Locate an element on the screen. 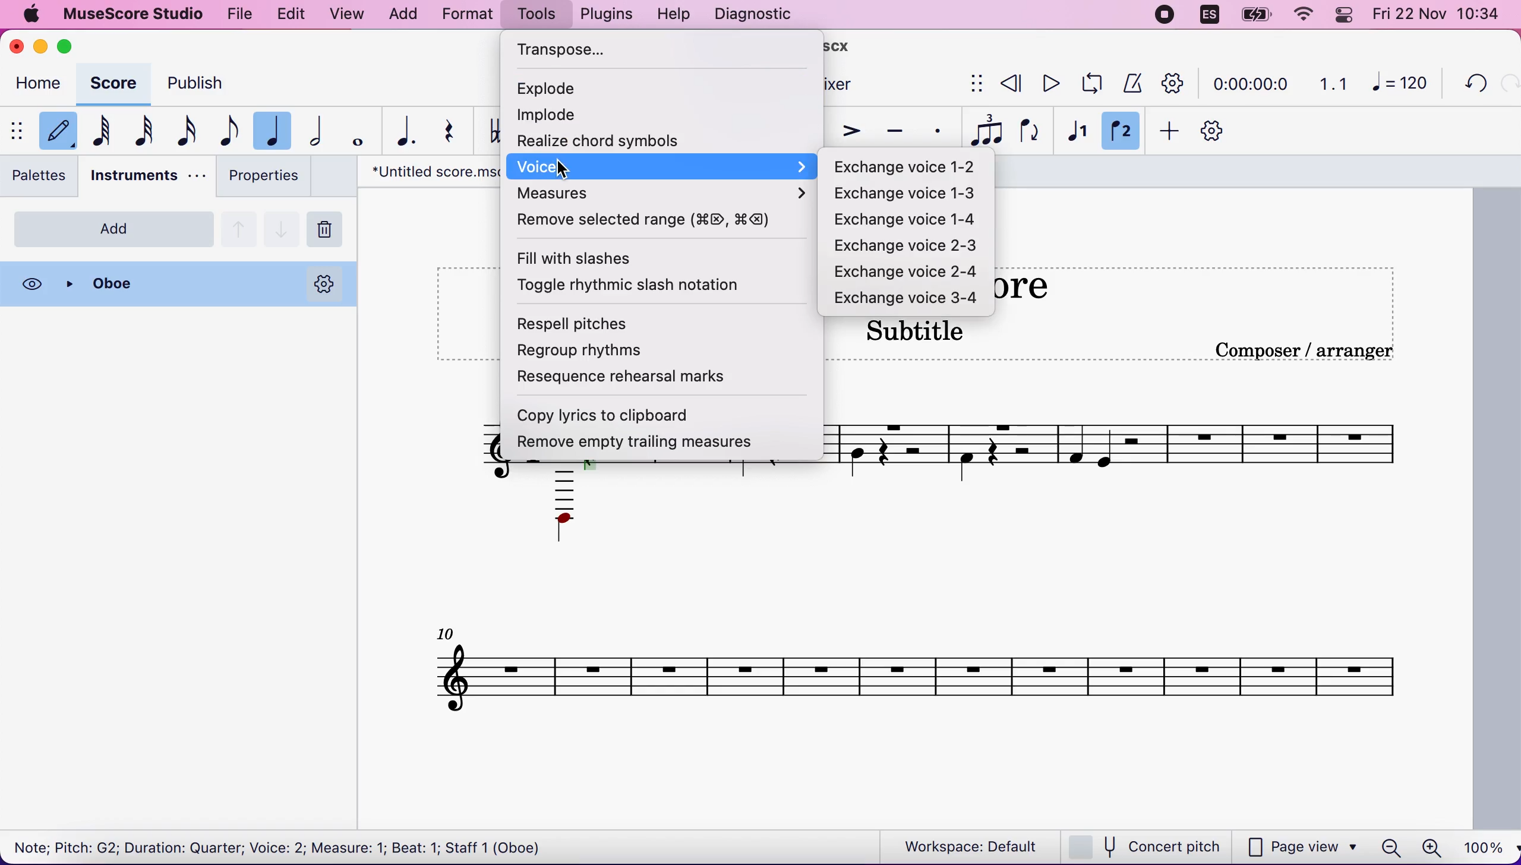 This screenshot has height=865, width=1521. exchange voice 1-3 is located at coordinates (909, 194).